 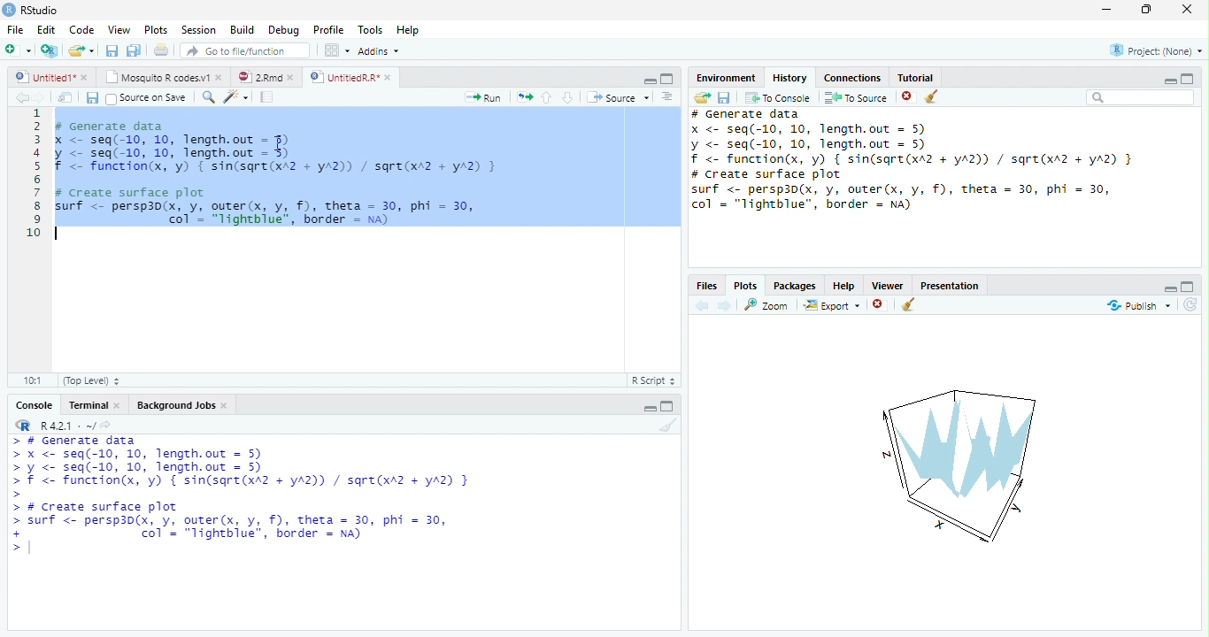 I want to click on Save history into a file, so click(x=724, y=97).